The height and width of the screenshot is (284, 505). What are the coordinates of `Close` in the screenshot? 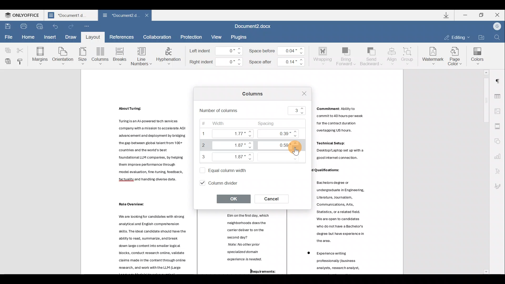 It's located at (497, 15).